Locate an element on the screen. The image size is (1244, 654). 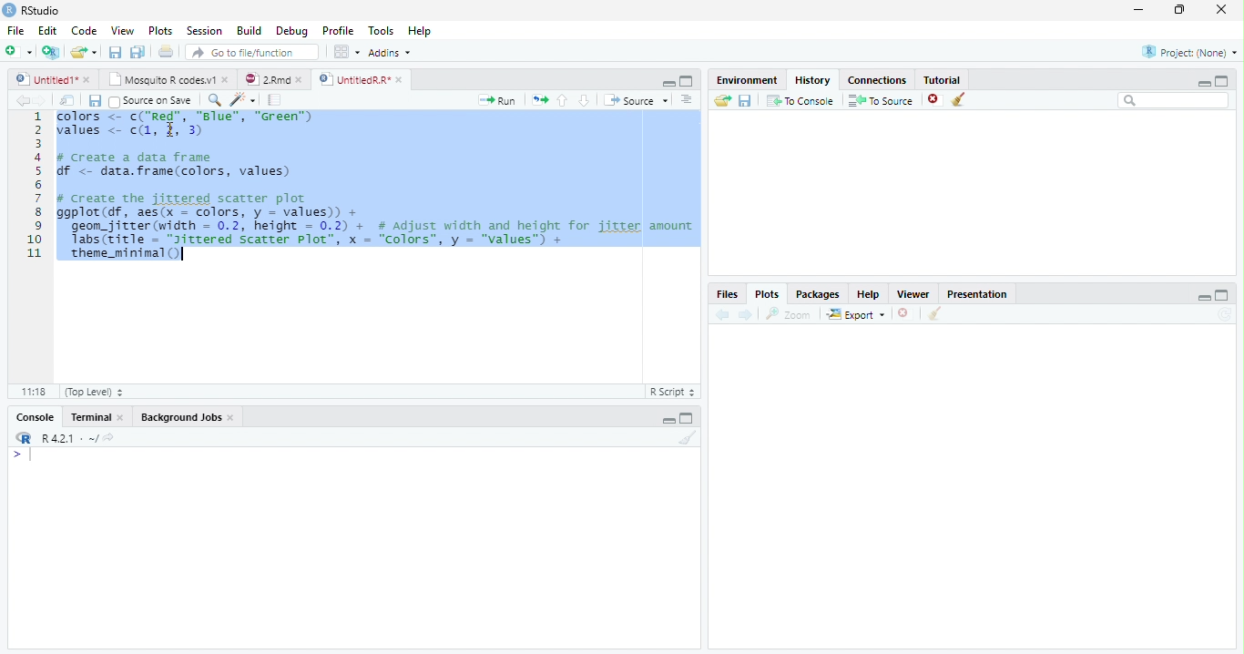
Build is located at coordinates (248, 30).